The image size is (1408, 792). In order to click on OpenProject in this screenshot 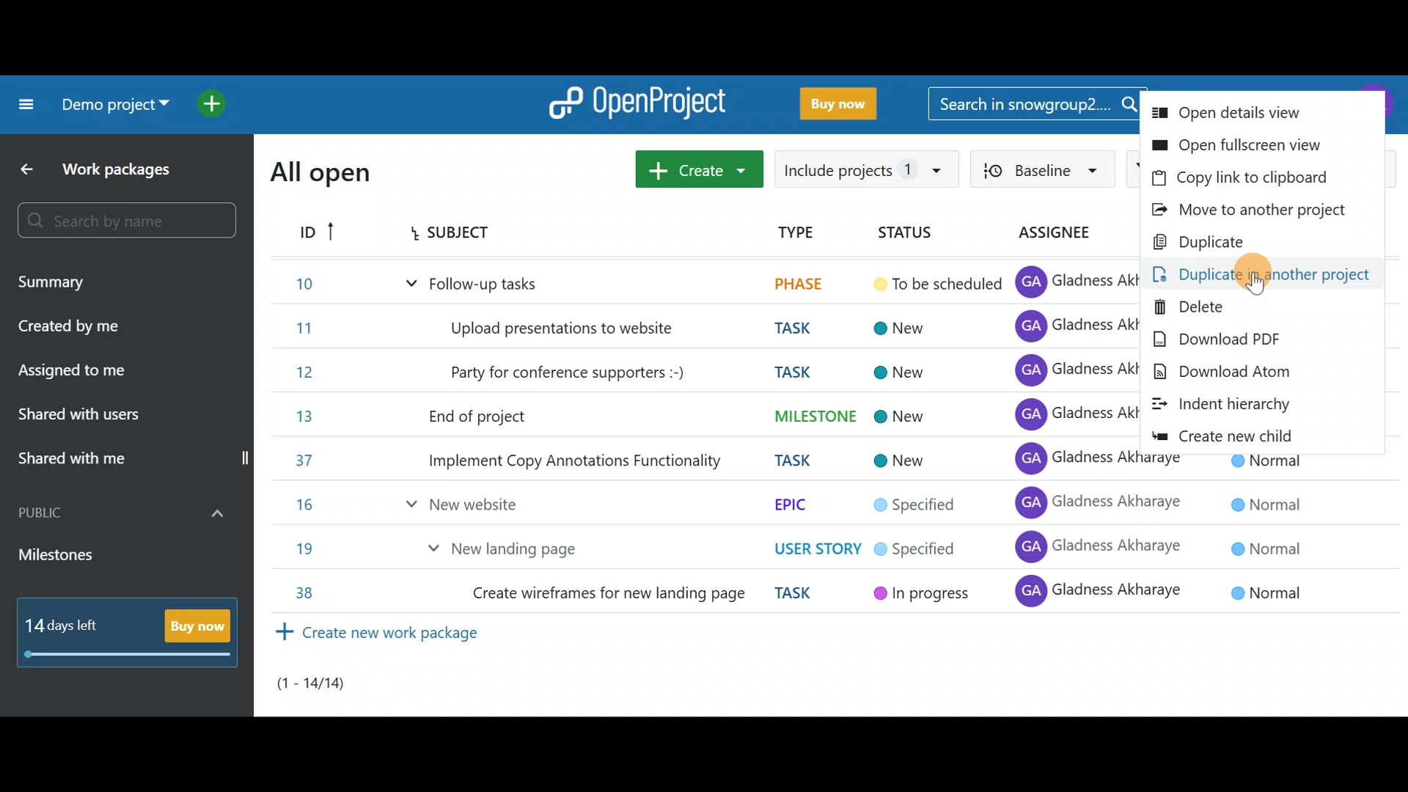, I will do `click(634, 100)`.